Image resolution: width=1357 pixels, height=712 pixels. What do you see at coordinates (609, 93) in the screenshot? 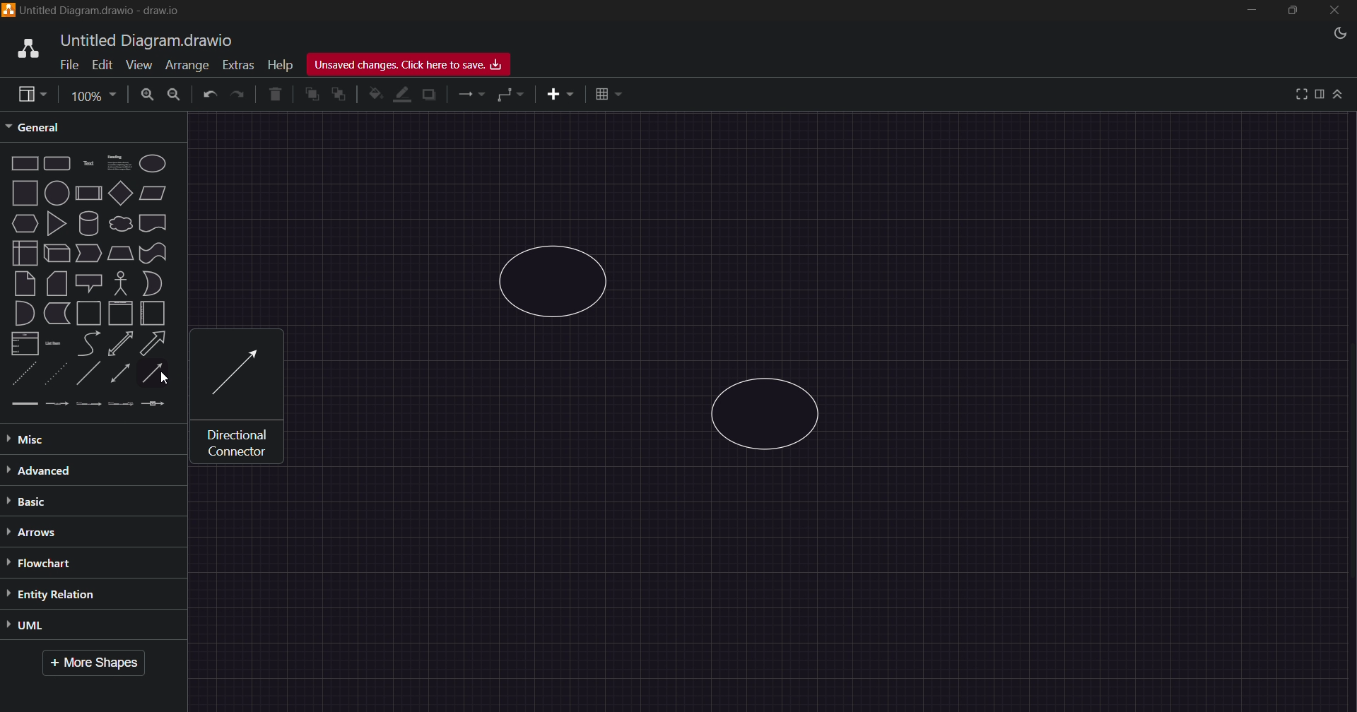
I see `table` at bounding box center [609, 93].